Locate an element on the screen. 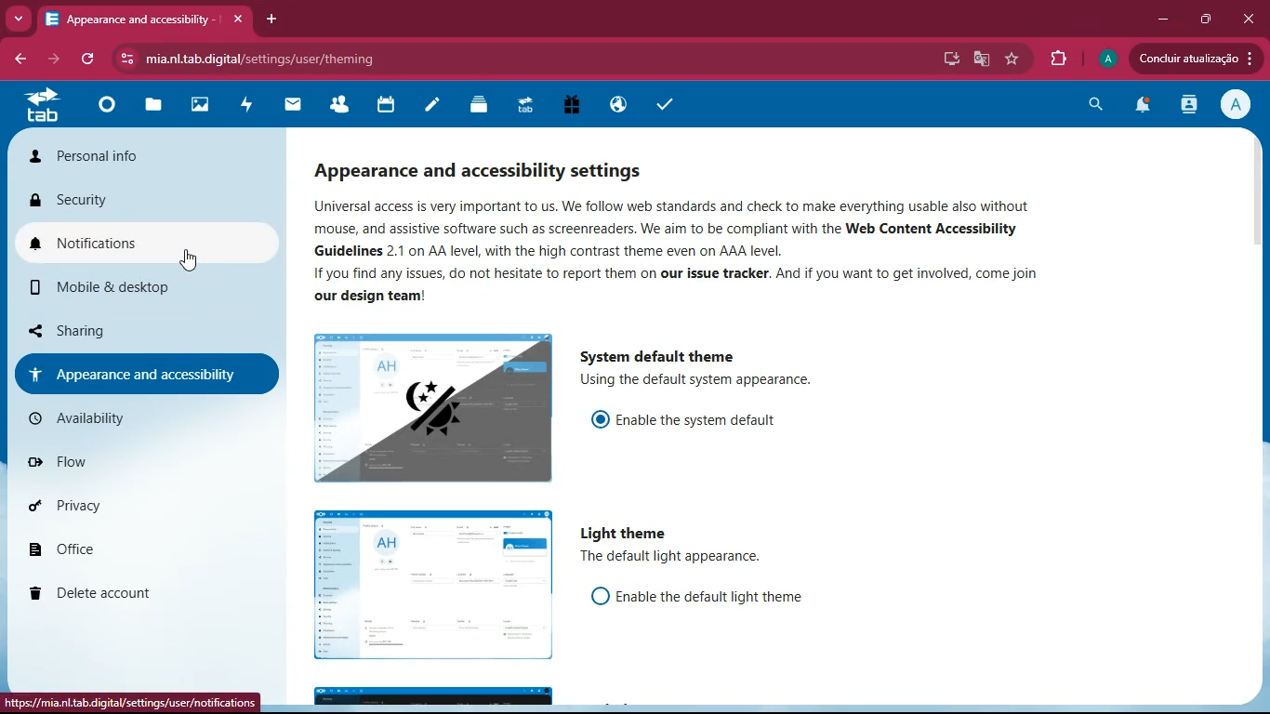 The width and height of the screenshot is (1270, 714). tab is located at coordinates (527, 106).